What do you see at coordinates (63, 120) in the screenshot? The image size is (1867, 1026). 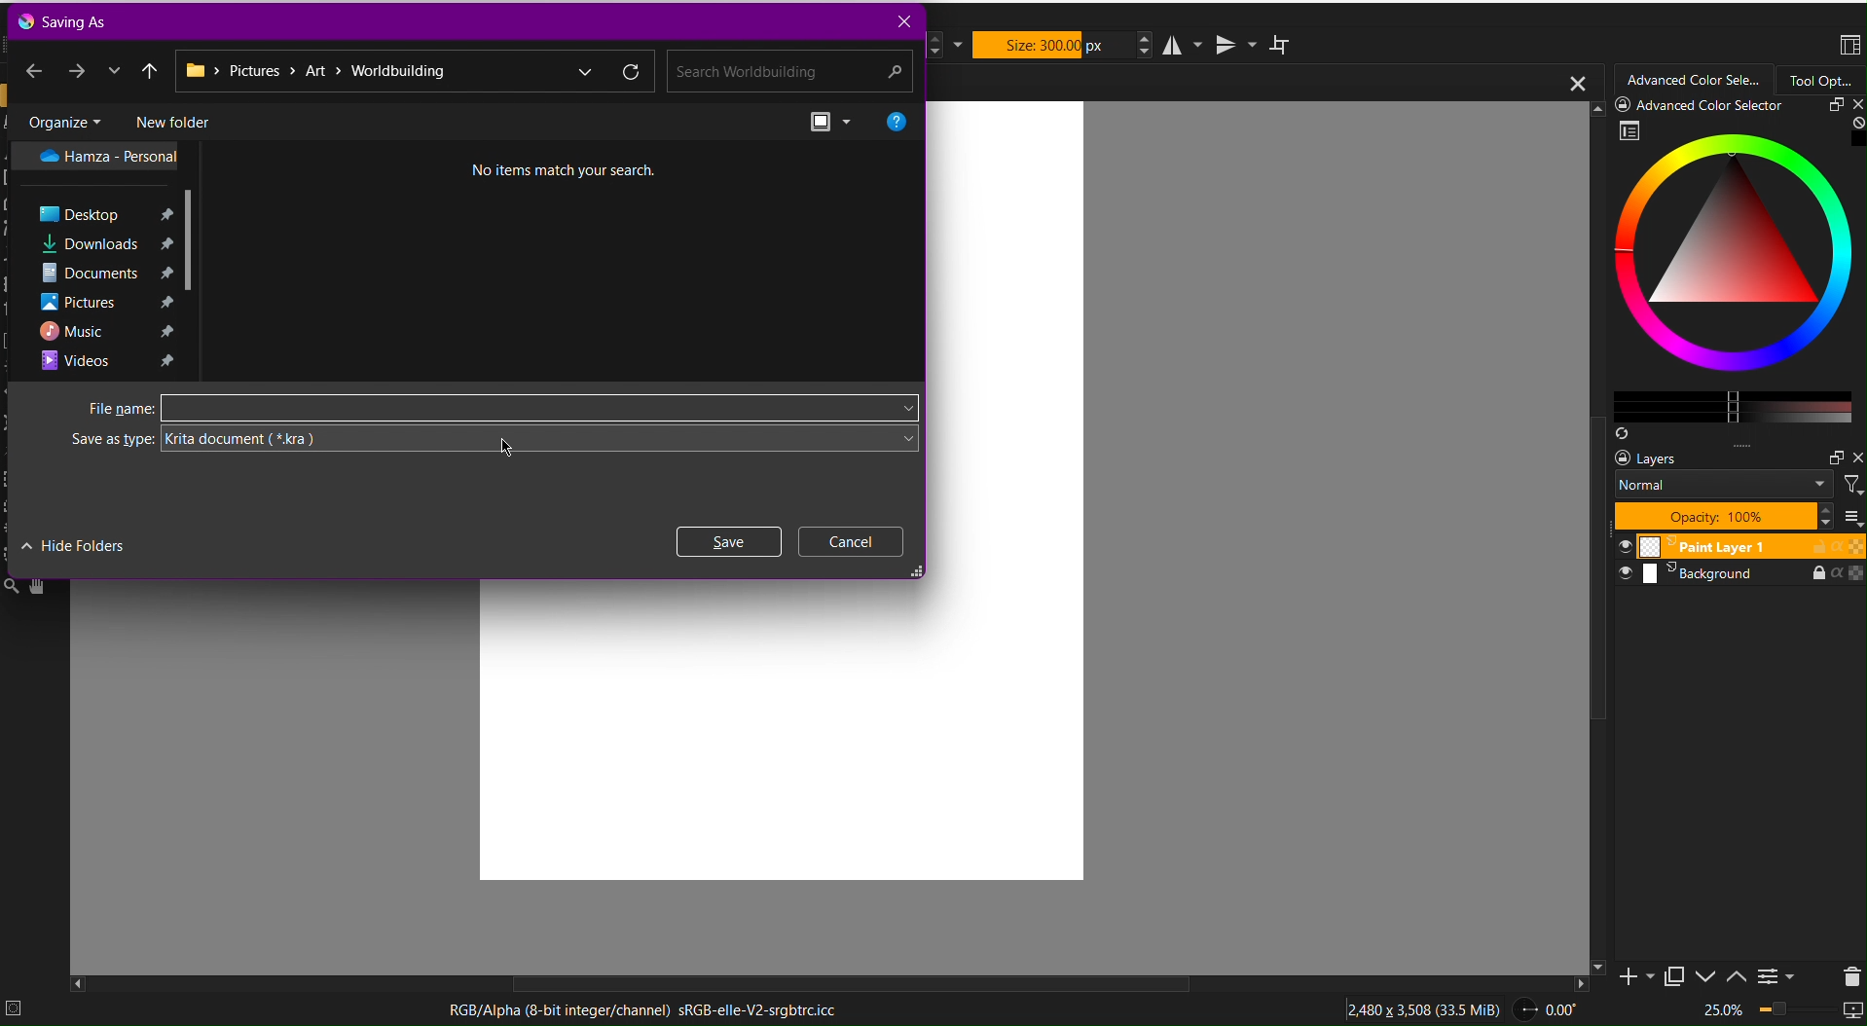 I see `Organize` at bounding box center [63, 120].